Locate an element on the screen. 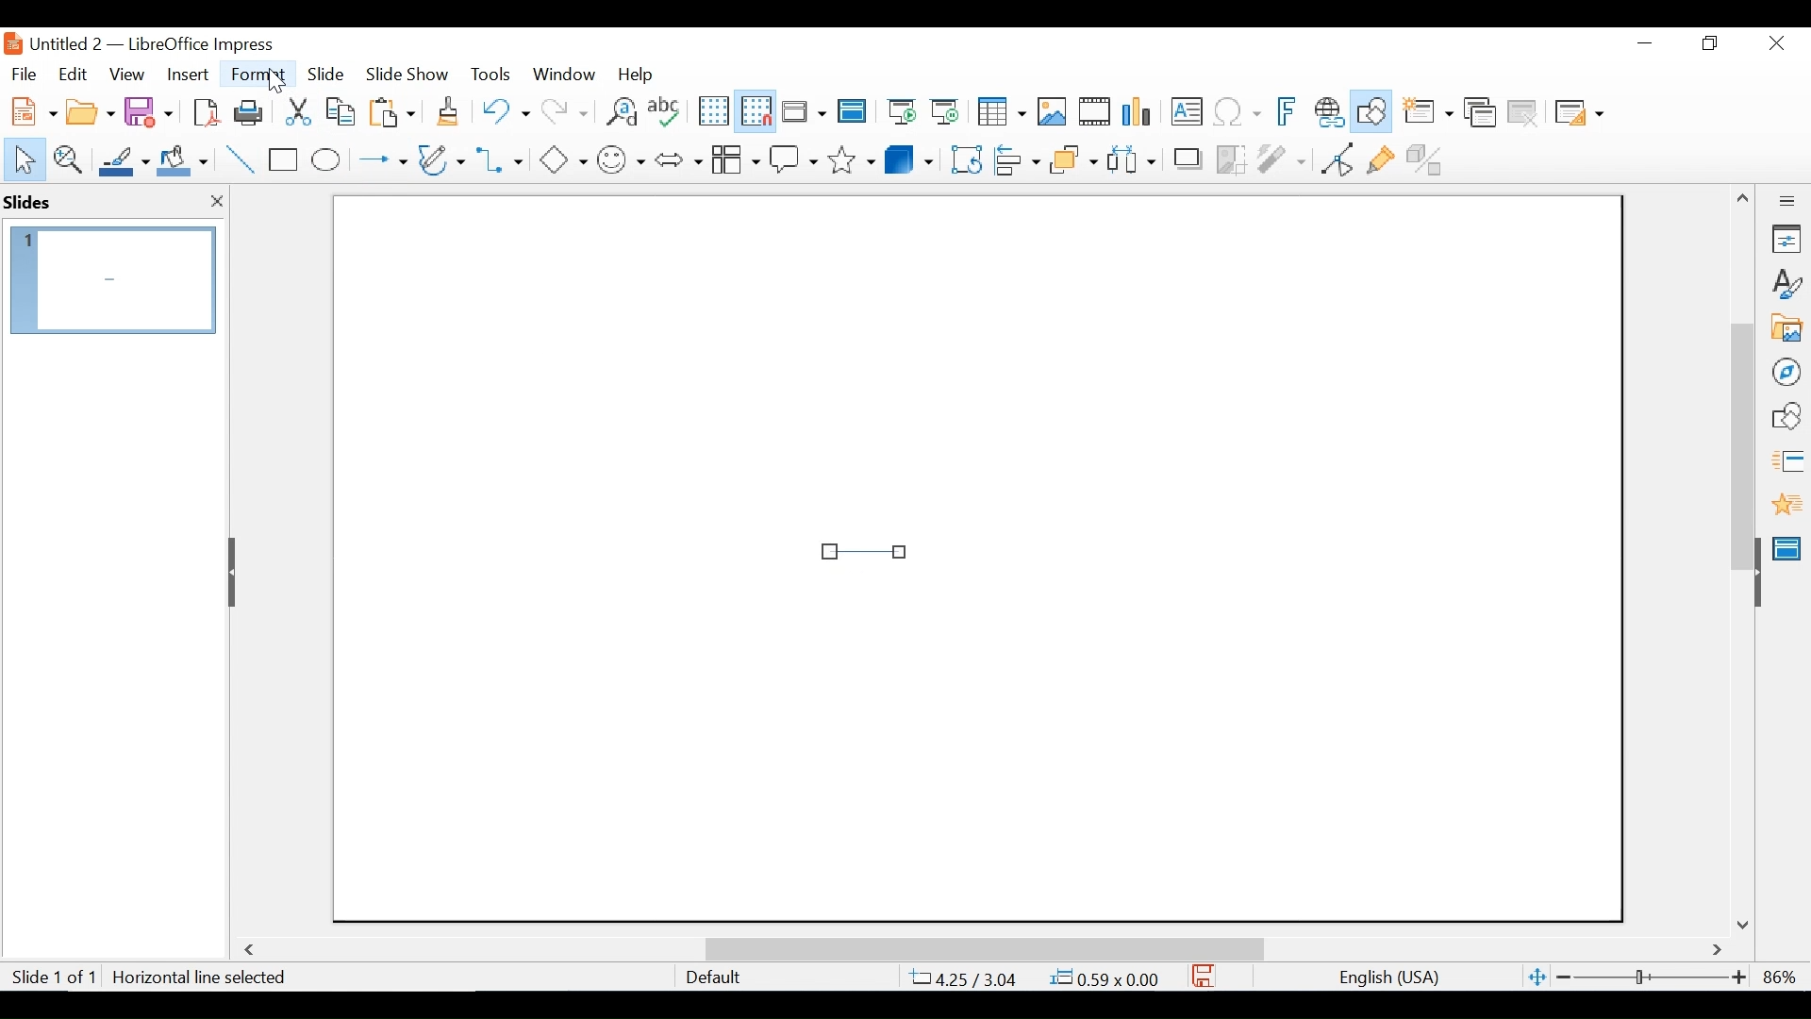 The height and width of the screenshot is (1019, 1811). Select atleast three images to Distribute is located at coordinates (1131, 158).